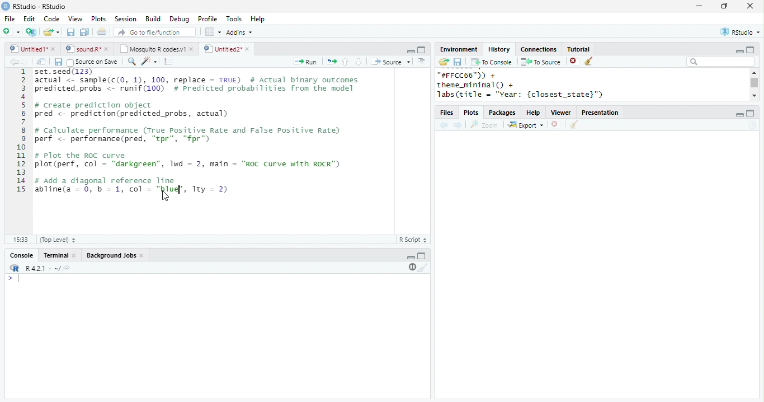 This screenshot has height=402, width=764. What do you see at coordinates (739, 115) in the screenshot?
I see `minimize` at bounding box center [739, 115].